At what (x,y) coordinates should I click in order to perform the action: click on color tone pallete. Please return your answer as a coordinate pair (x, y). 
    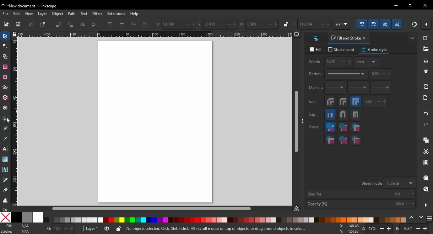
    Looking at the image, I should click on (394, 219).